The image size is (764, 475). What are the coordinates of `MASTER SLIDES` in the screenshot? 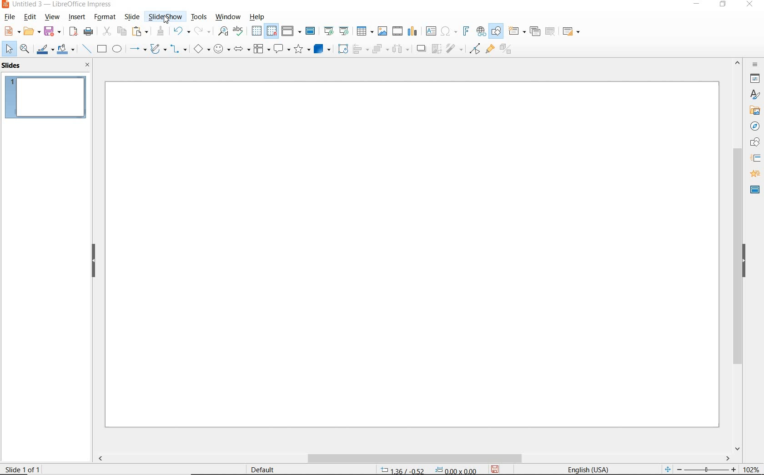 It's located at (755, 190).